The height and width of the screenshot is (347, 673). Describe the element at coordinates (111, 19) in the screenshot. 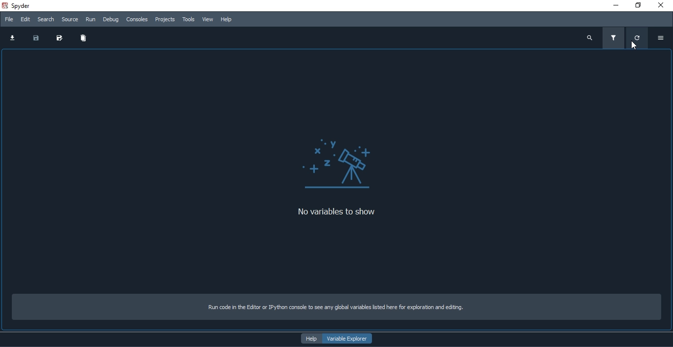

I see `Debug` at that location.